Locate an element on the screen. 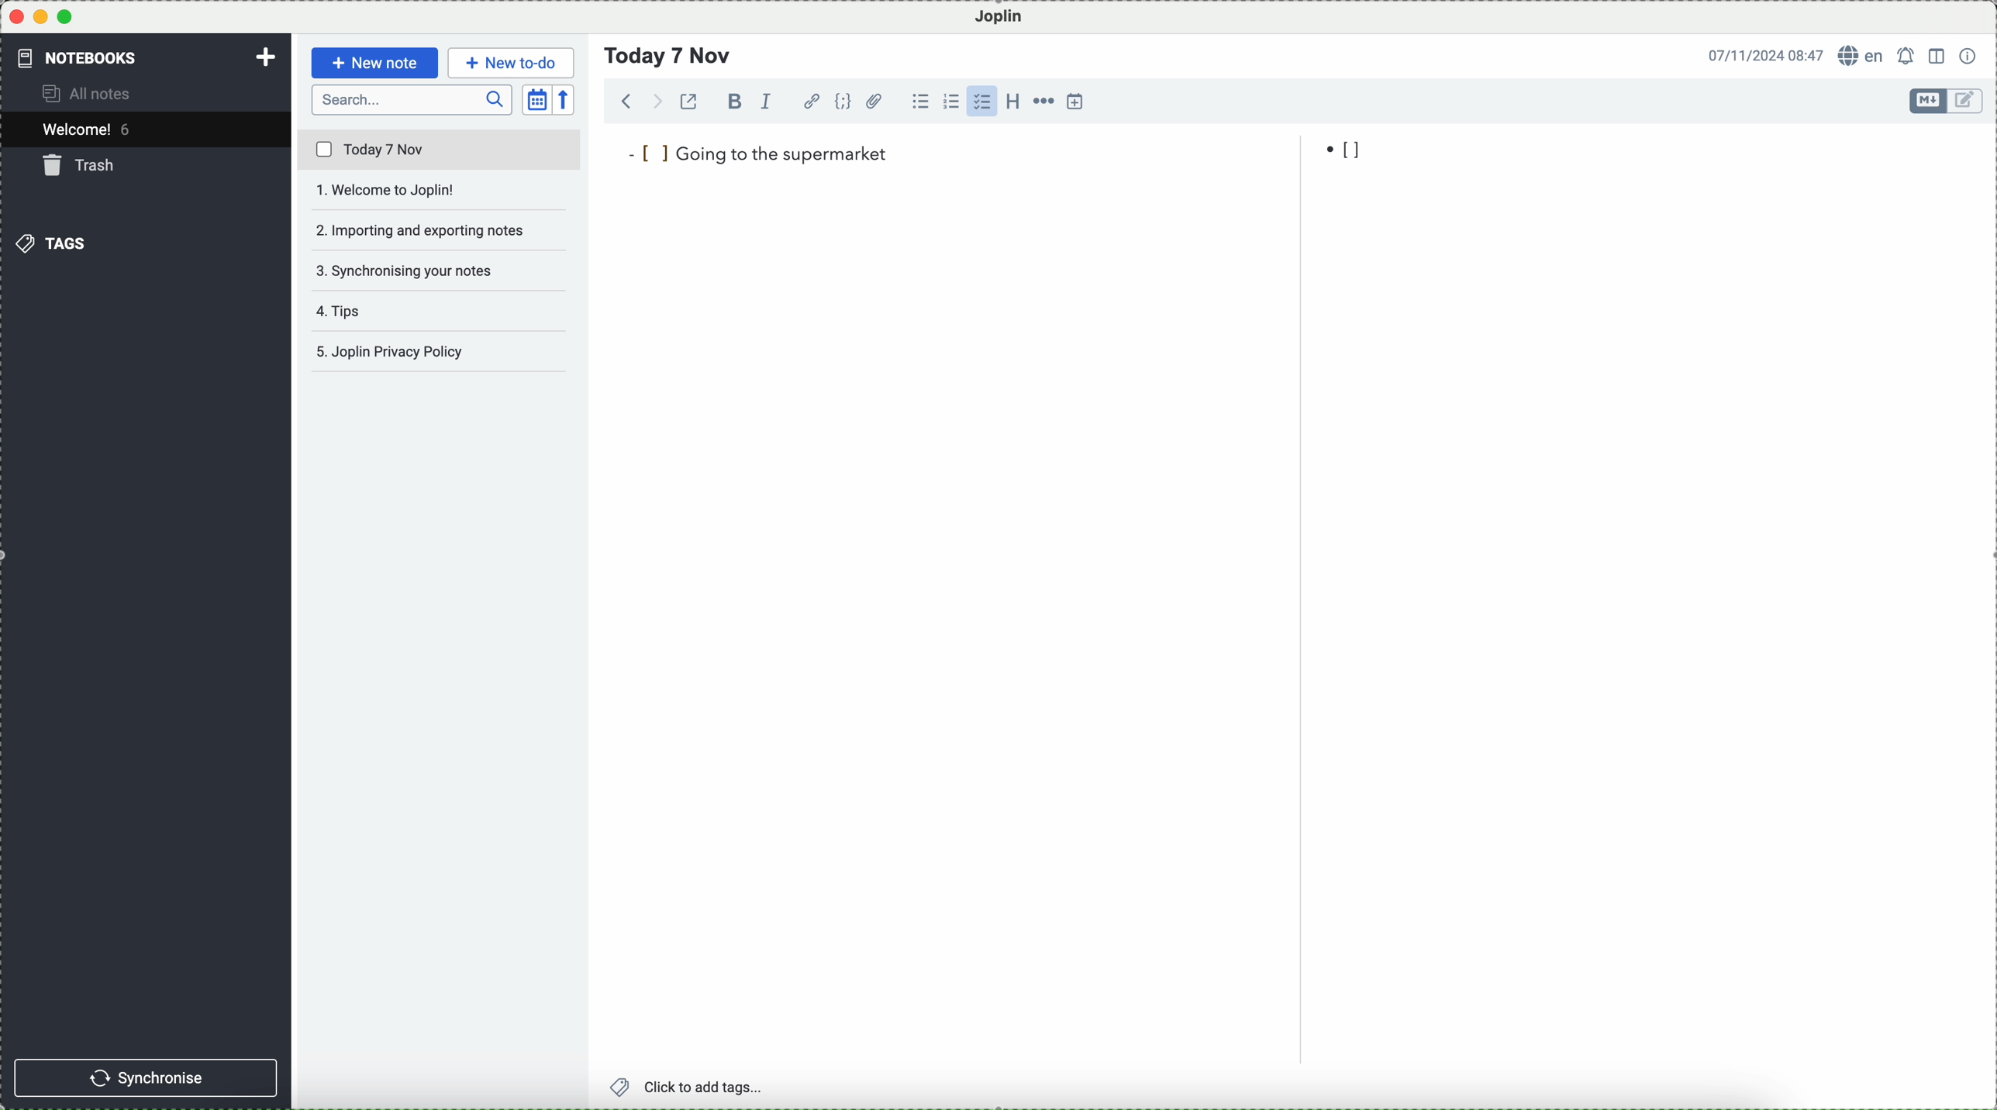  numbered list is located at coordinates (951, 102).